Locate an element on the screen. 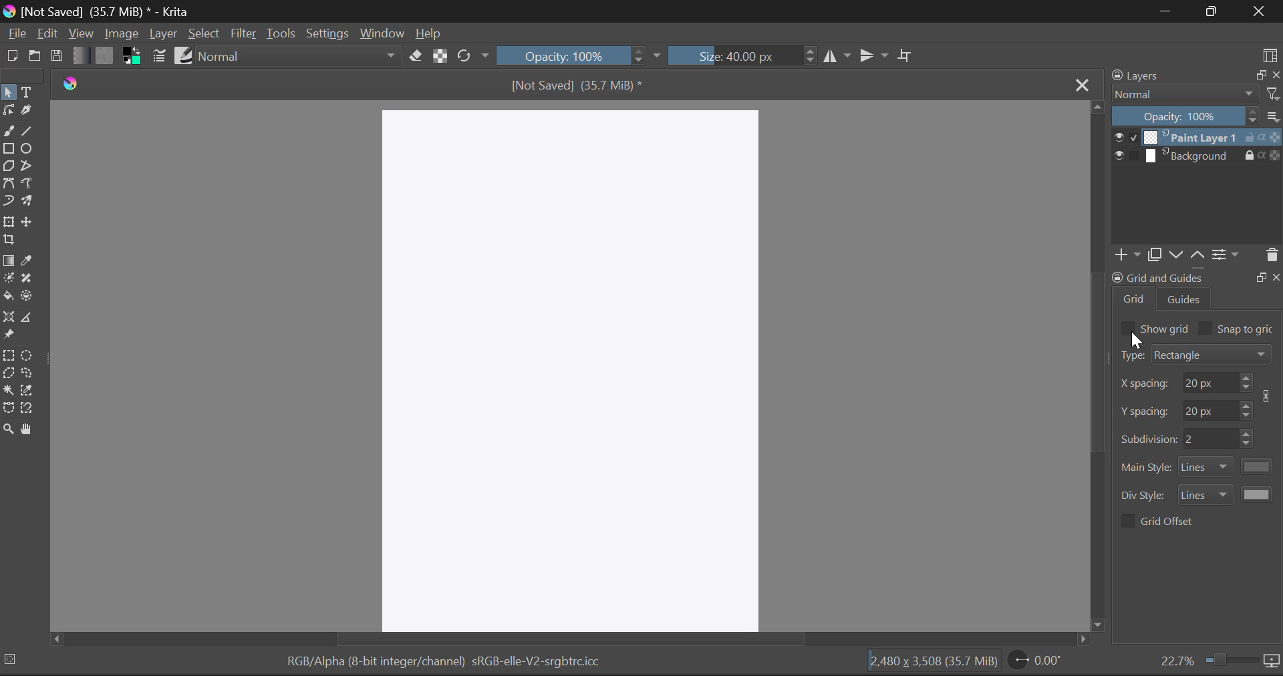 Image resolution: width=1283 pixels, height=676 pixels. Colors in use is located at coordinates (132, 56).